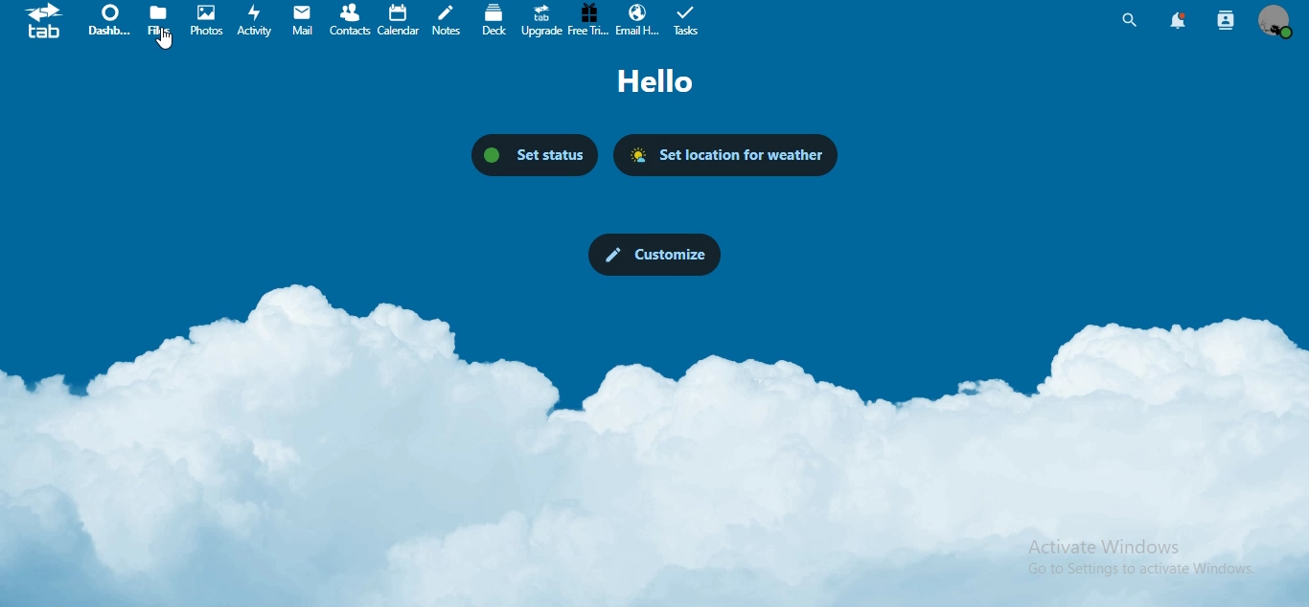 This screenshot has height=607, width=1309. What do you see at coordinates (589, 22) in the screenshot?
I see `free email` at bounding box center [589, 22].